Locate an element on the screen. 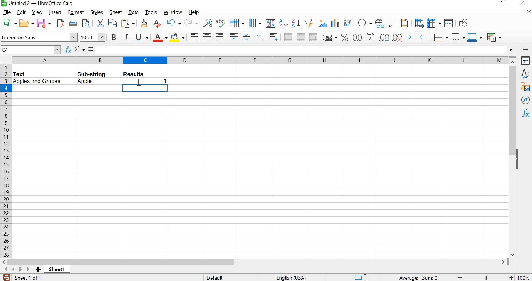 The width and height of the screenshot is (532, 281). cut is located at coordinates (100, 23).